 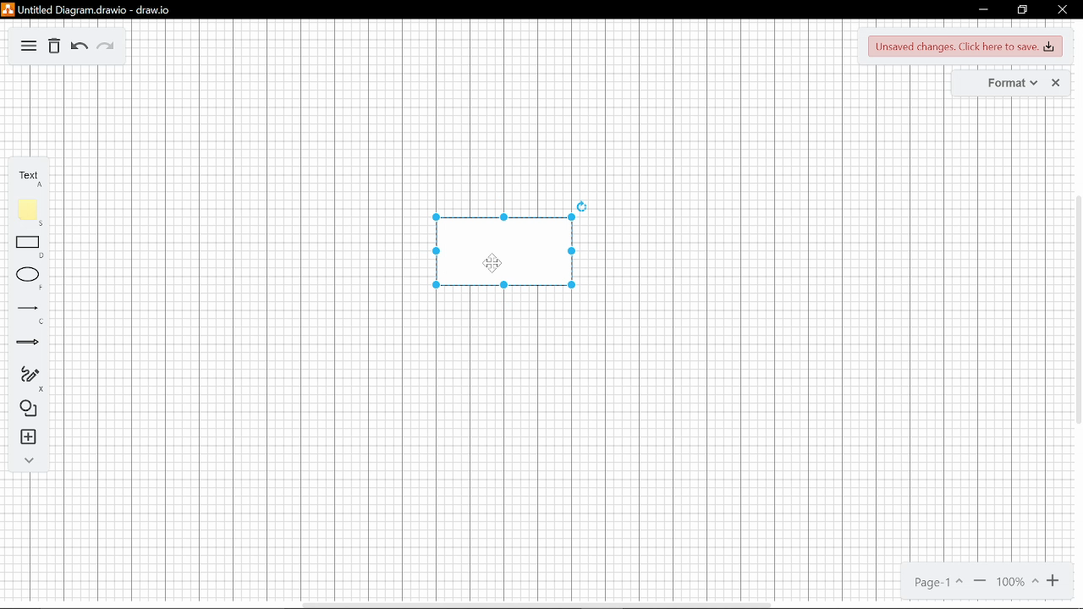 I want to click on Untitled Diagram.drawio-draw.io, so click(x=91, y=12).